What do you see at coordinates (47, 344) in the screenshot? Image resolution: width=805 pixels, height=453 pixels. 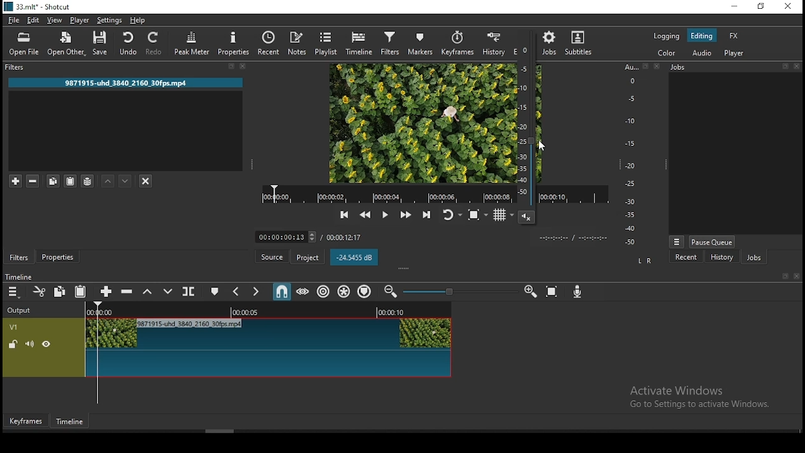 I see `hide` at bounding box center [47, 344].